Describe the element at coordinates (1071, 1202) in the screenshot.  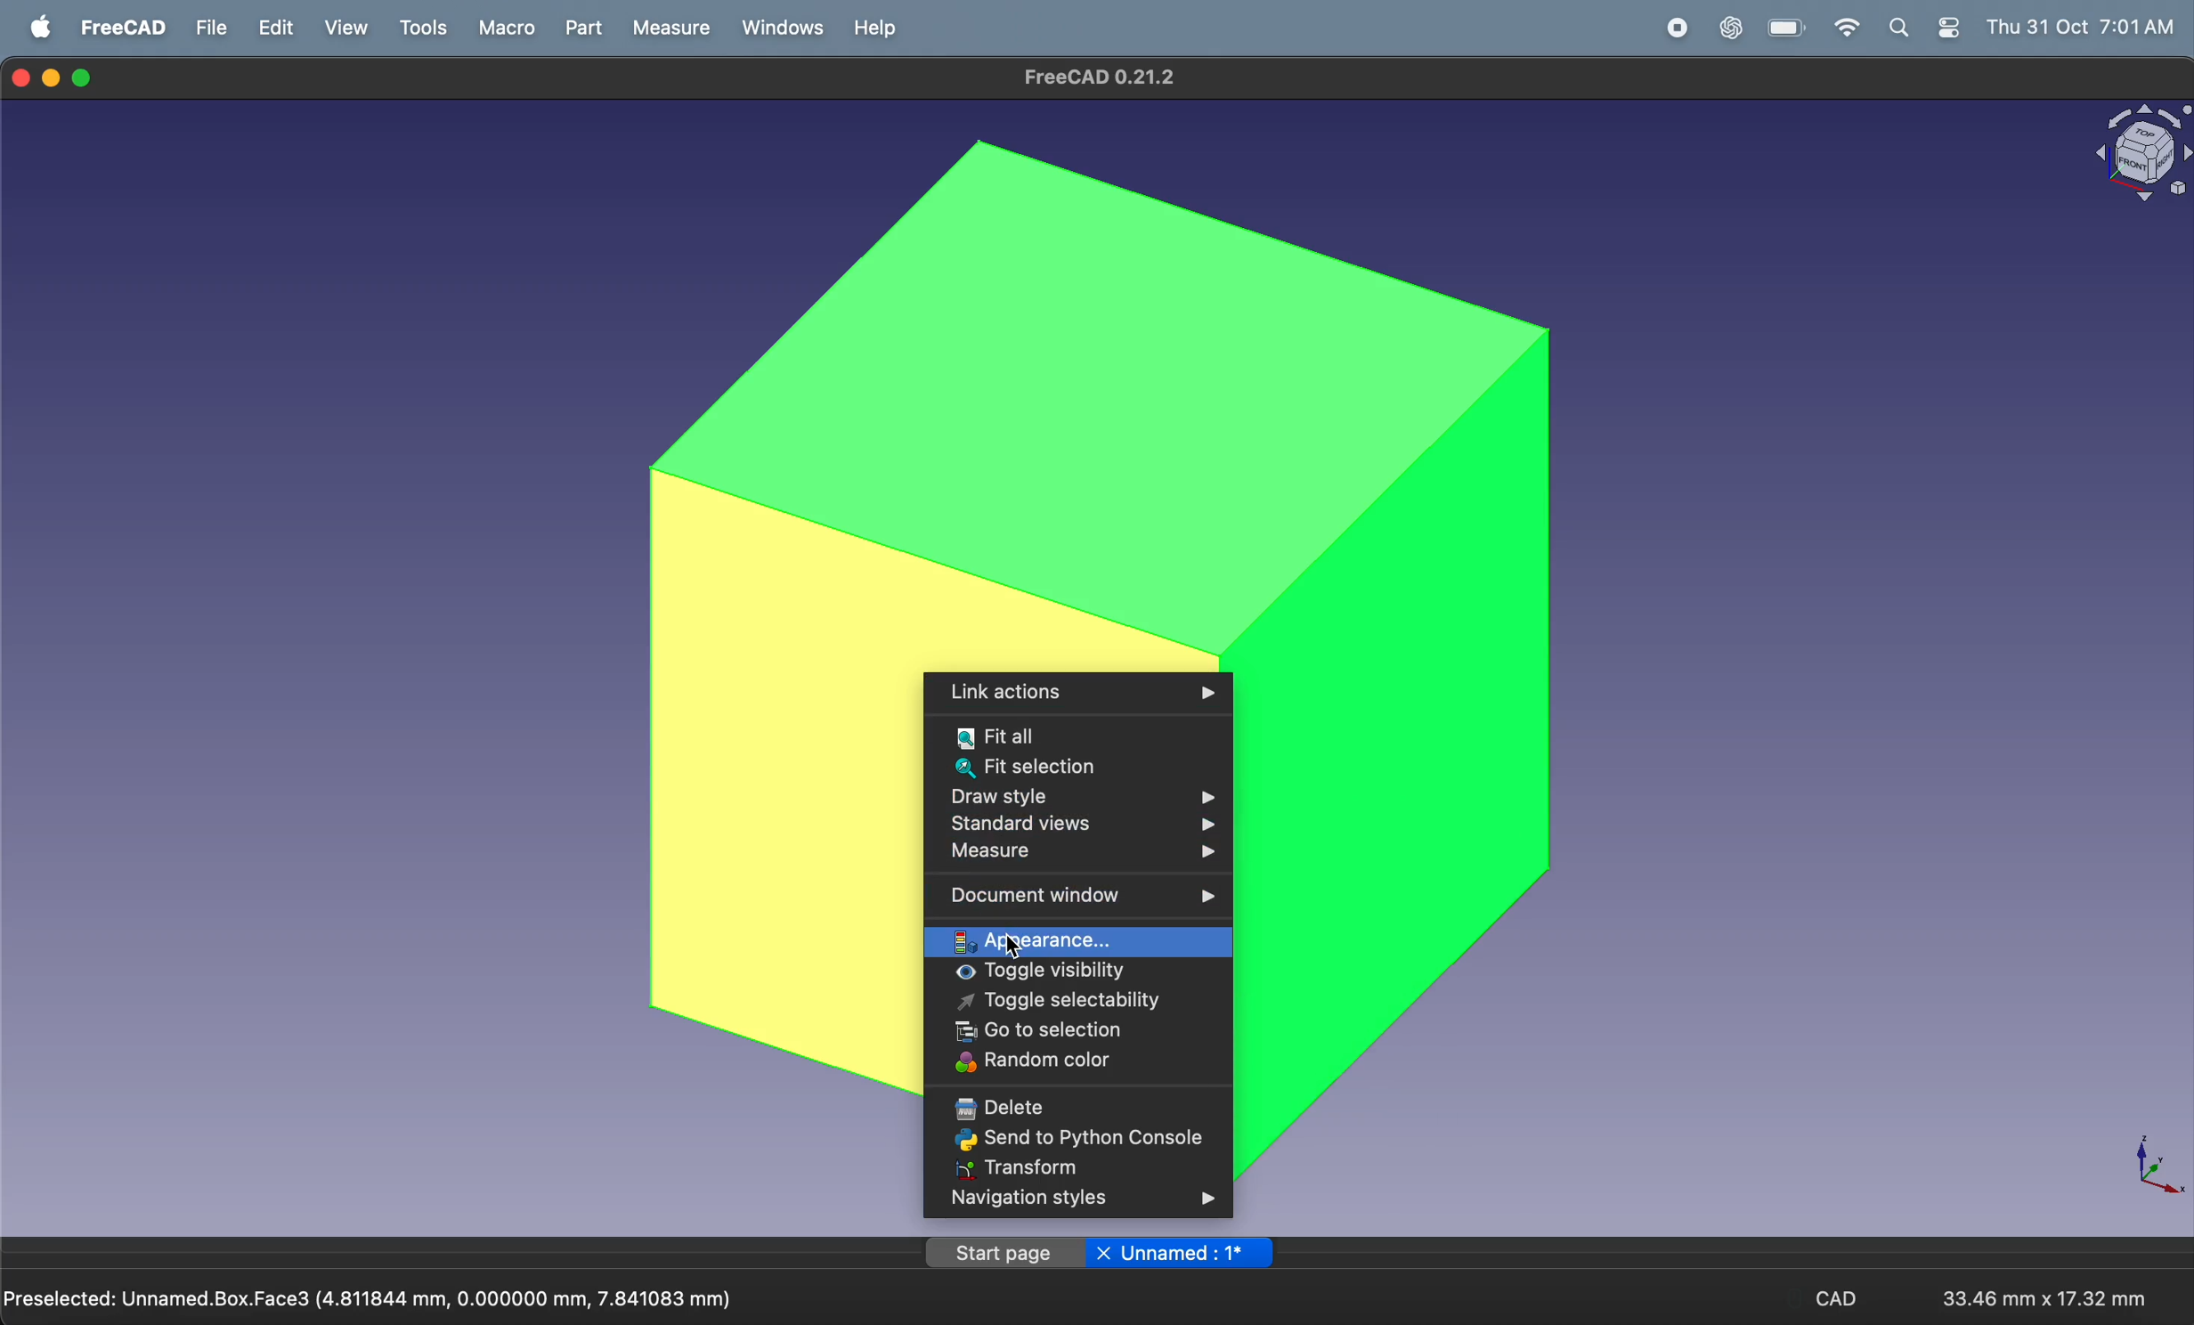
I see `navigation styles` at that location.